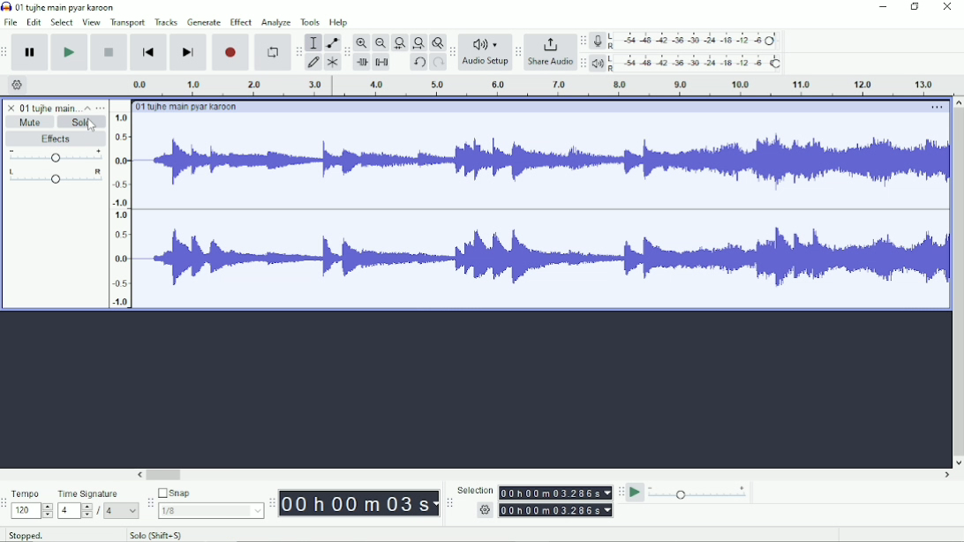 Image resolution: width=964 pixels, height=542 pixels. Describe the element at coordinates (477, 489) in the screenshot. I see `` at that location.